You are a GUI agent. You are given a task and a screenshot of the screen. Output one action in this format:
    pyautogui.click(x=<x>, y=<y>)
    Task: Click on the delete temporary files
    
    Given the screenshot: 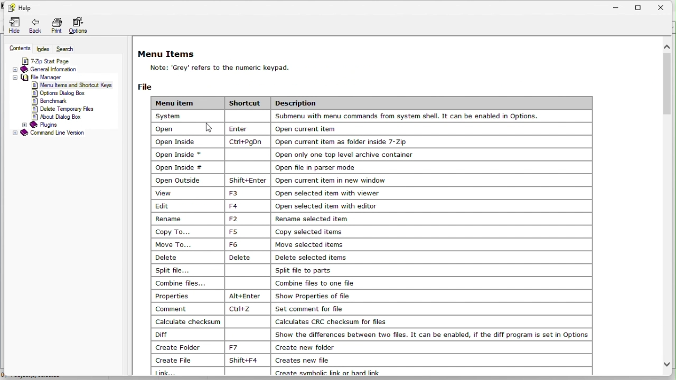 What is the action you would take?
    pyautogui.click(x=64, y=109)
    